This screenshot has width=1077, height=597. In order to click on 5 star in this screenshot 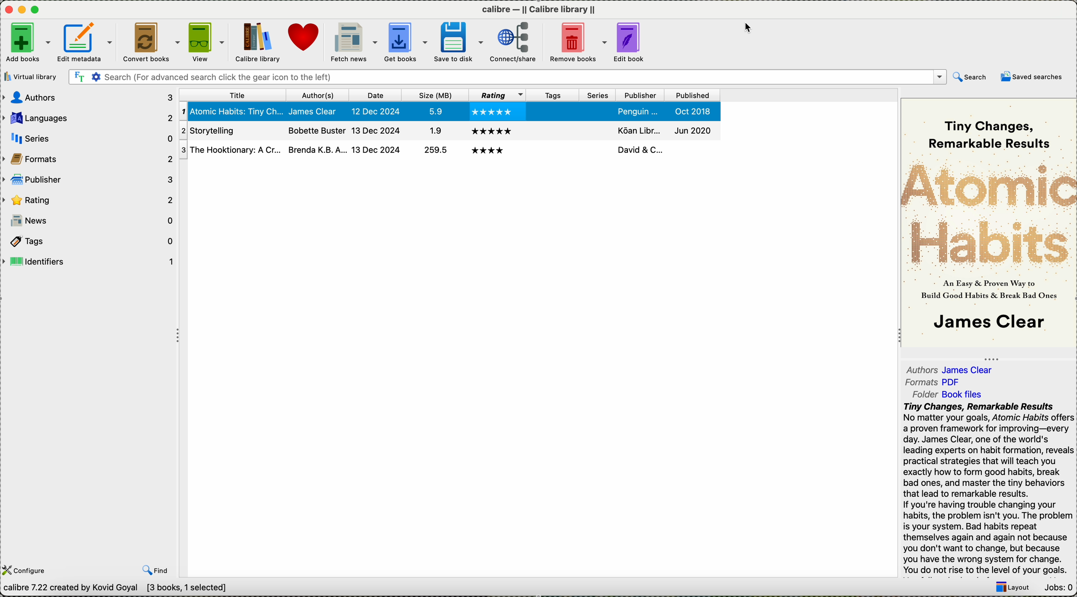, I will do `click(489, 150)`.